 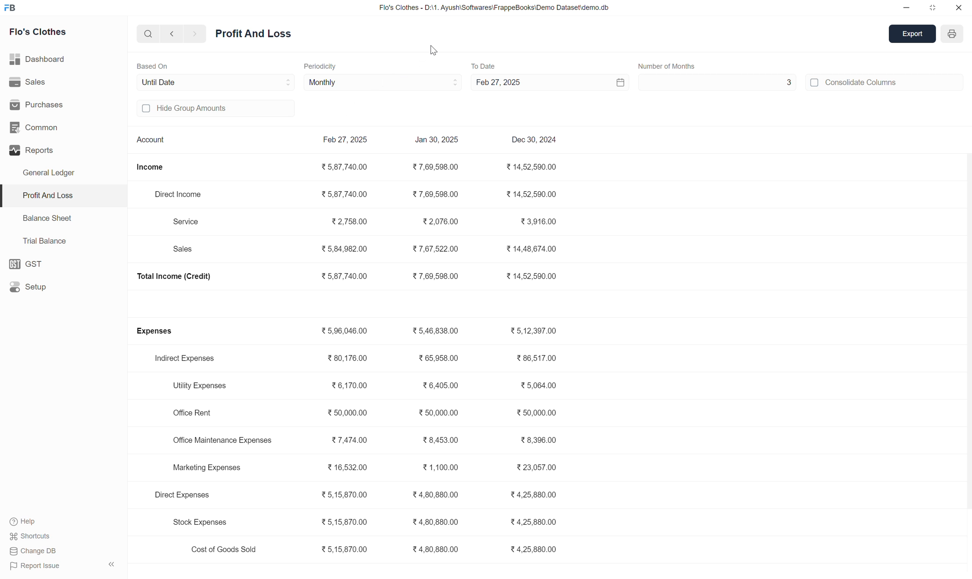 What do you see at coordinates (531, 250) in the screenshot?
I see `₹14,48,674.00` at bounding box center [531, 250].